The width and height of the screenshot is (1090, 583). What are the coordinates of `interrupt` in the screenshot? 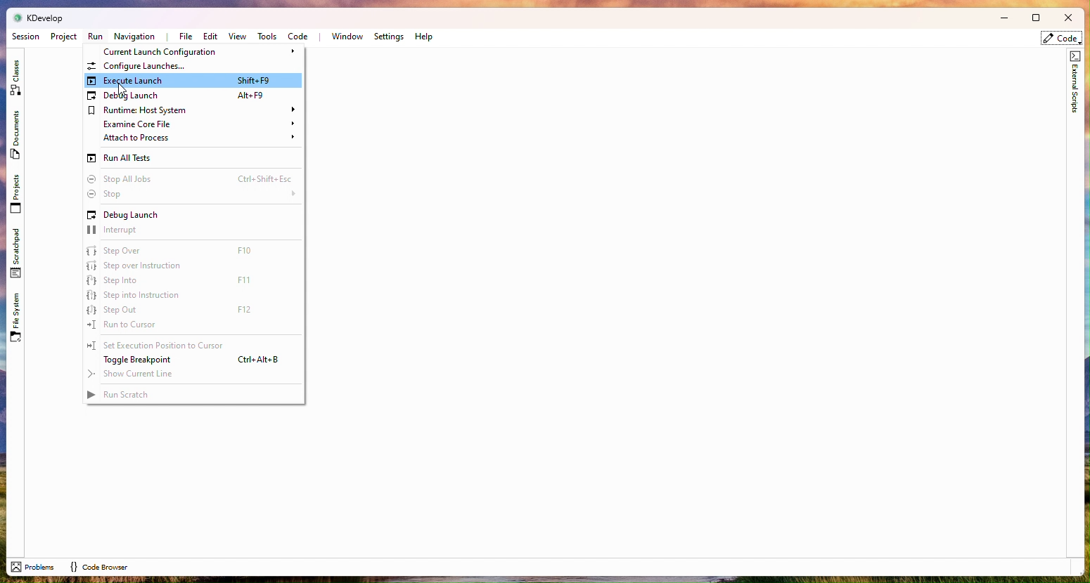 It's located at (190, 230).